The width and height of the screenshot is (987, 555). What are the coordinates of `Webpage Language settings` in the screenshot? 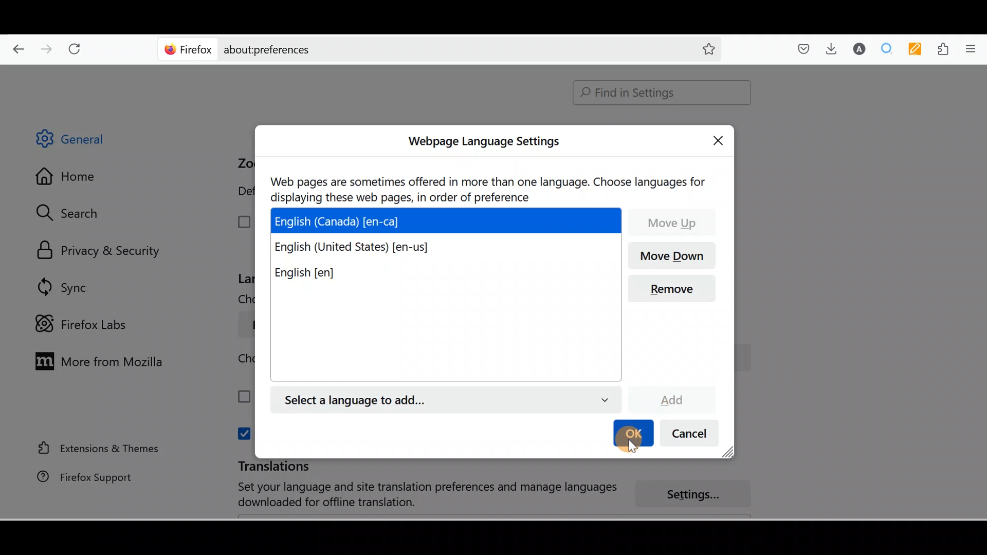 It's located at (482, 141).